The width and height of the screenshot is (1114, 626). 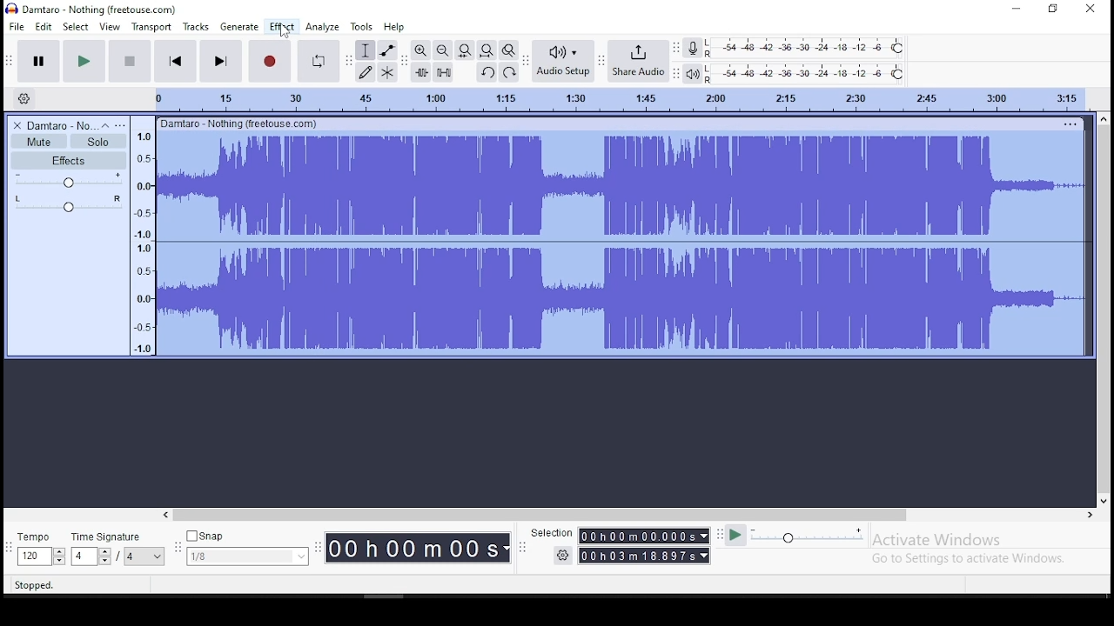 I want to click on delete track, so click(x=17, y=124).